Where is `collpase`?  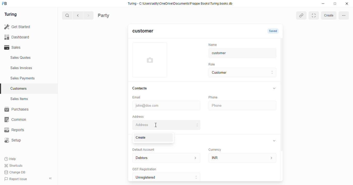 collpase is located at coordinates (50, 178).